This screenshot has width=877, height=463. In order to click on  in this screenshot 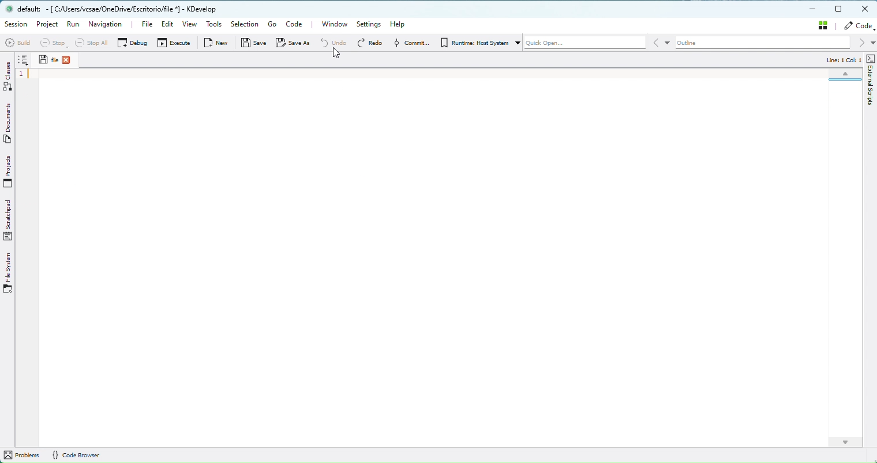, I will do `click(824, 25)`.